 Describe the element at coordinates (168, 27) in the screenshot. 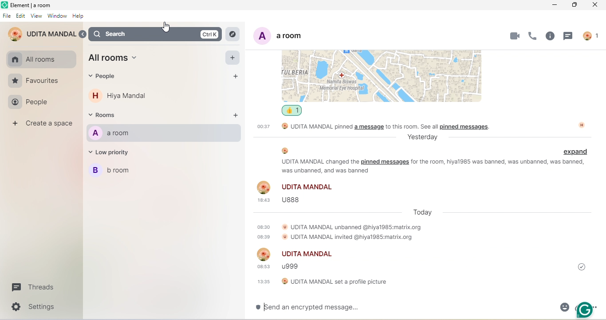

I see `Cursor` at that location.